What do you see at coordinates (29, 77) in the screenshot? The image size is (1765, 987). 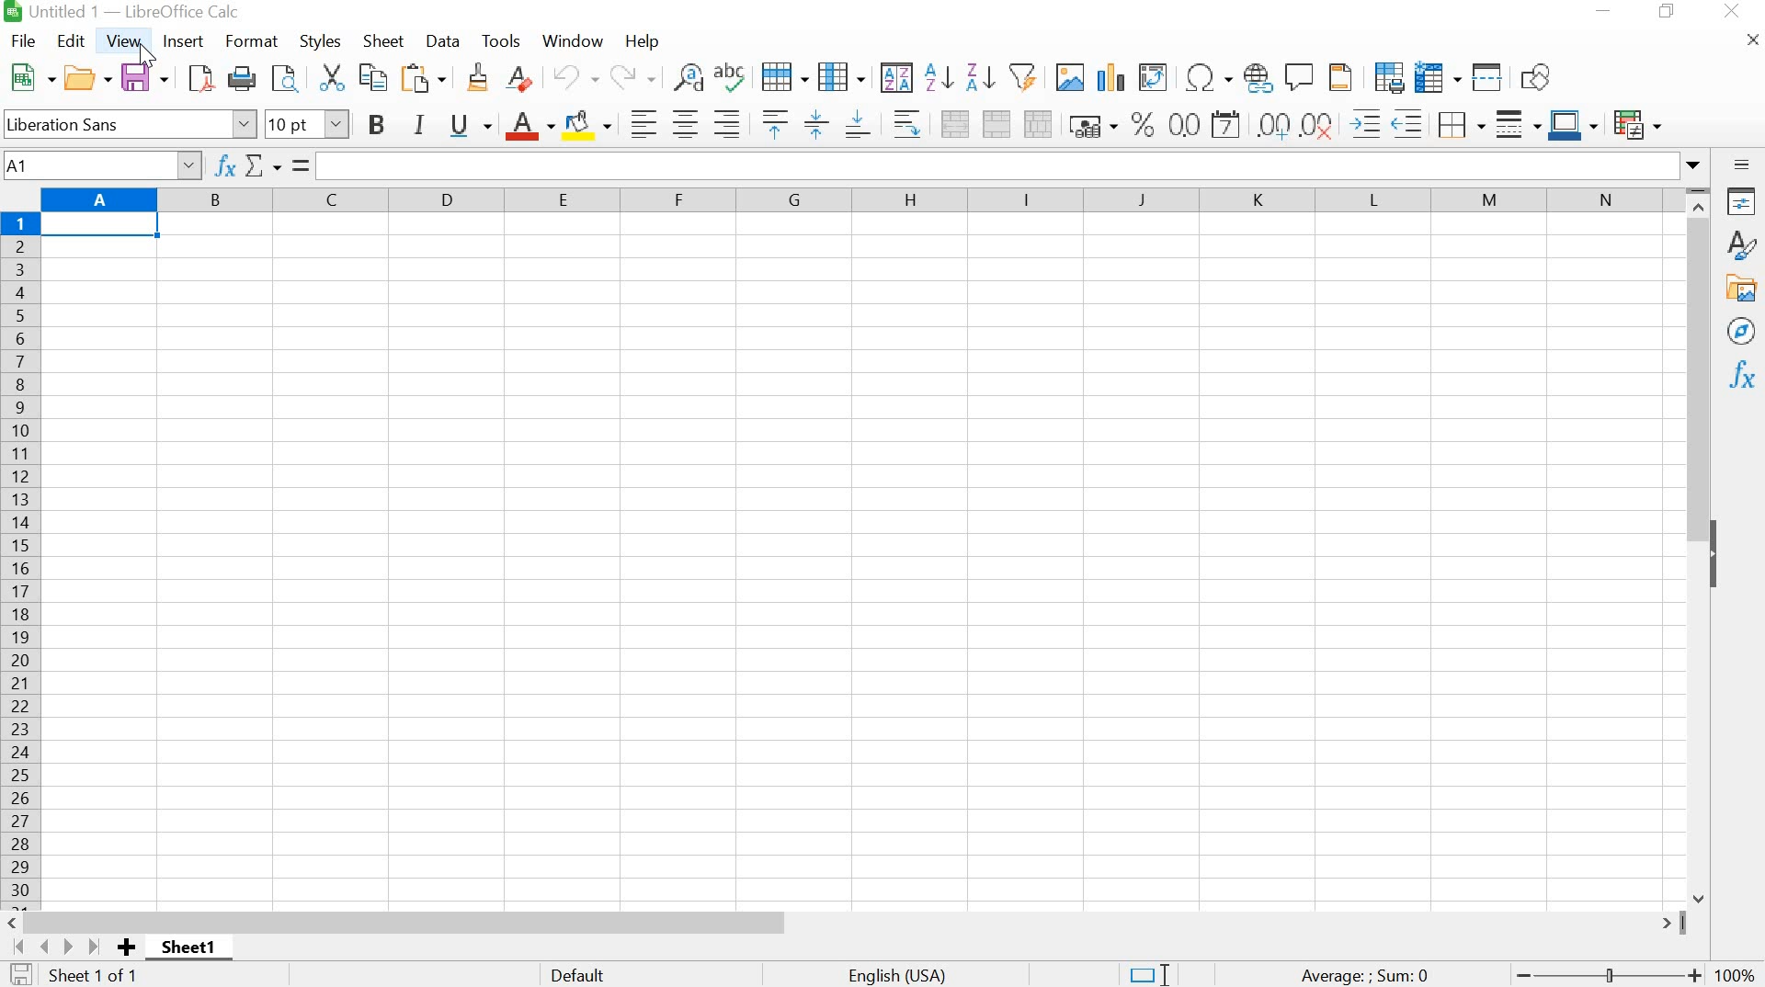 I see `NEW` at bounding box center [29, 77].